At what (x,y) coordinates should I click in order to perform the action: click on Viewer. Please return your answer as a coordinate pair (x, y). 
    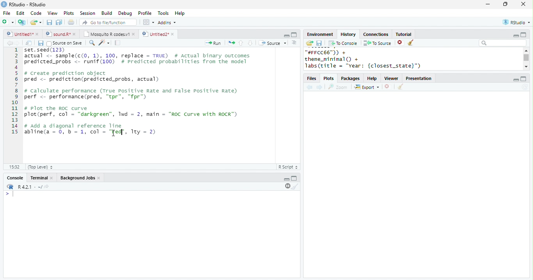
    Looking at the image, I should click on (392, 79).